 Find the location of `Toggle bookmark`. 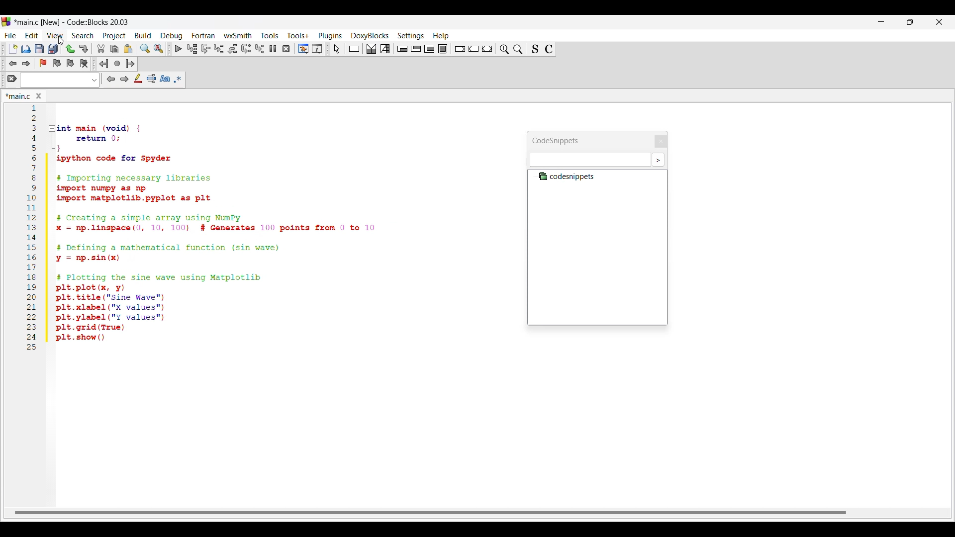

Toggle bookmark is located at coordinates (43, 63).